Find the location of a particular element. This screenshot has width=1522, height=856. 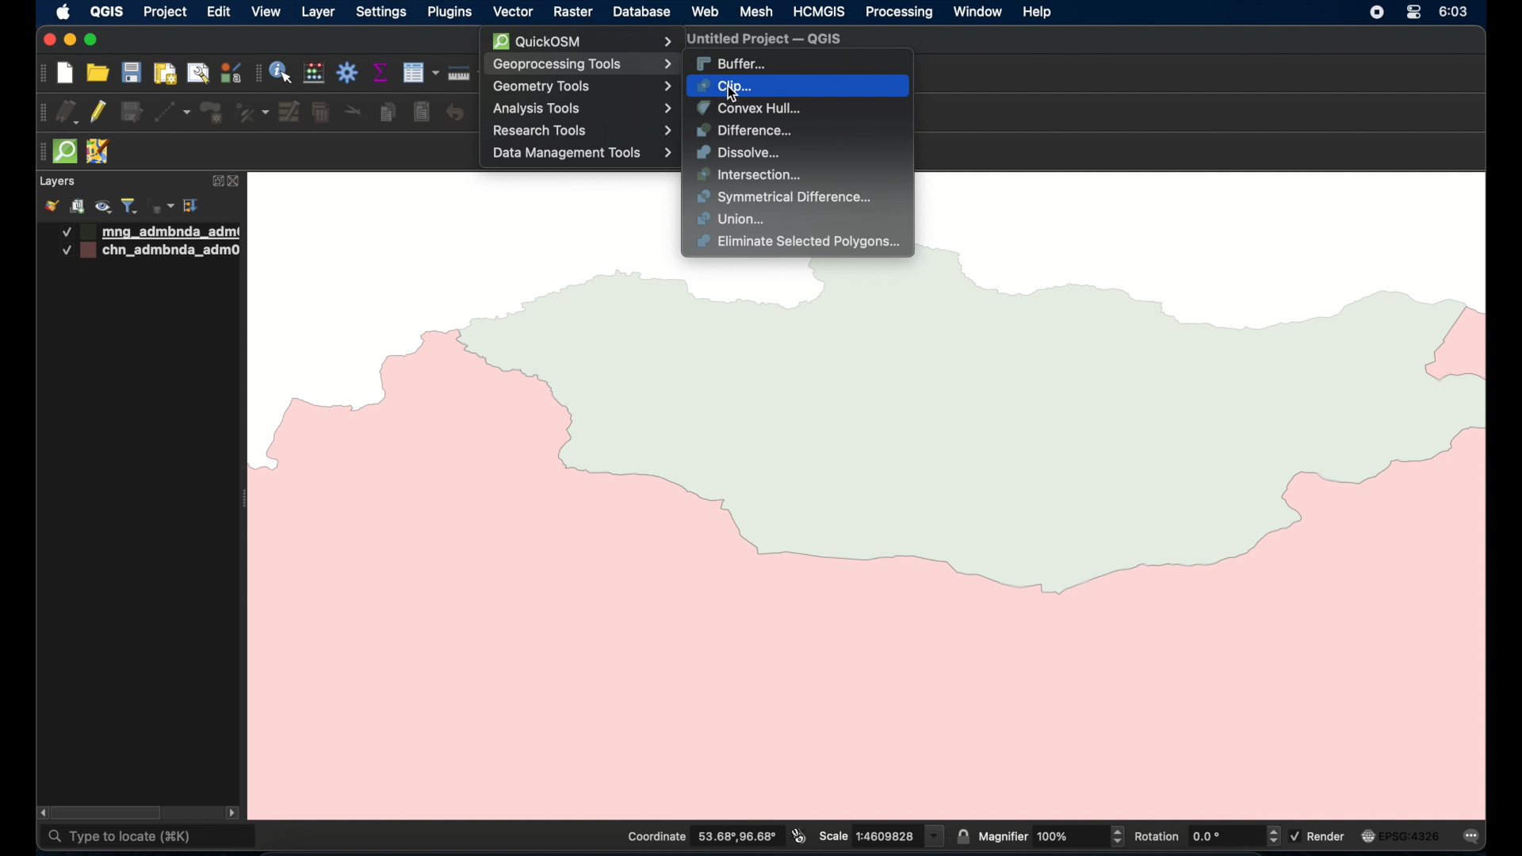

edit is located at coordinates (219, 11).